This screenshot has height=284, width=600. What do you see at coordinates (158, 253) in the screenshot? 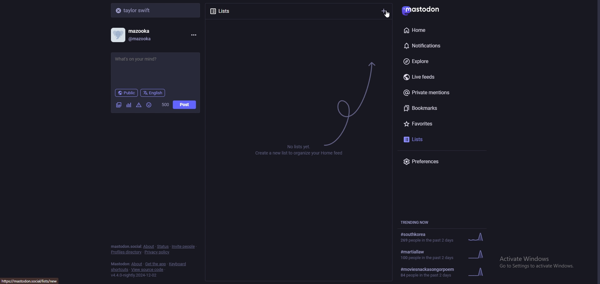
I see `privacy policy` at bounding box center [158, 253].